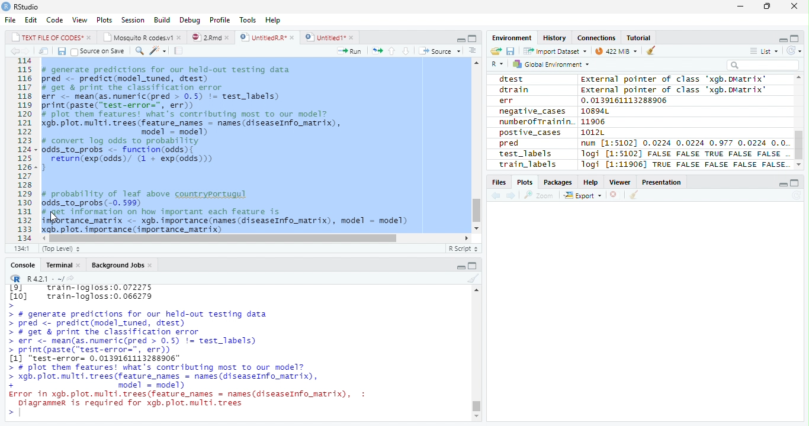 The width and height of the screenshot is (809, 426). I want to click on Show in new window, so click(41, 51).